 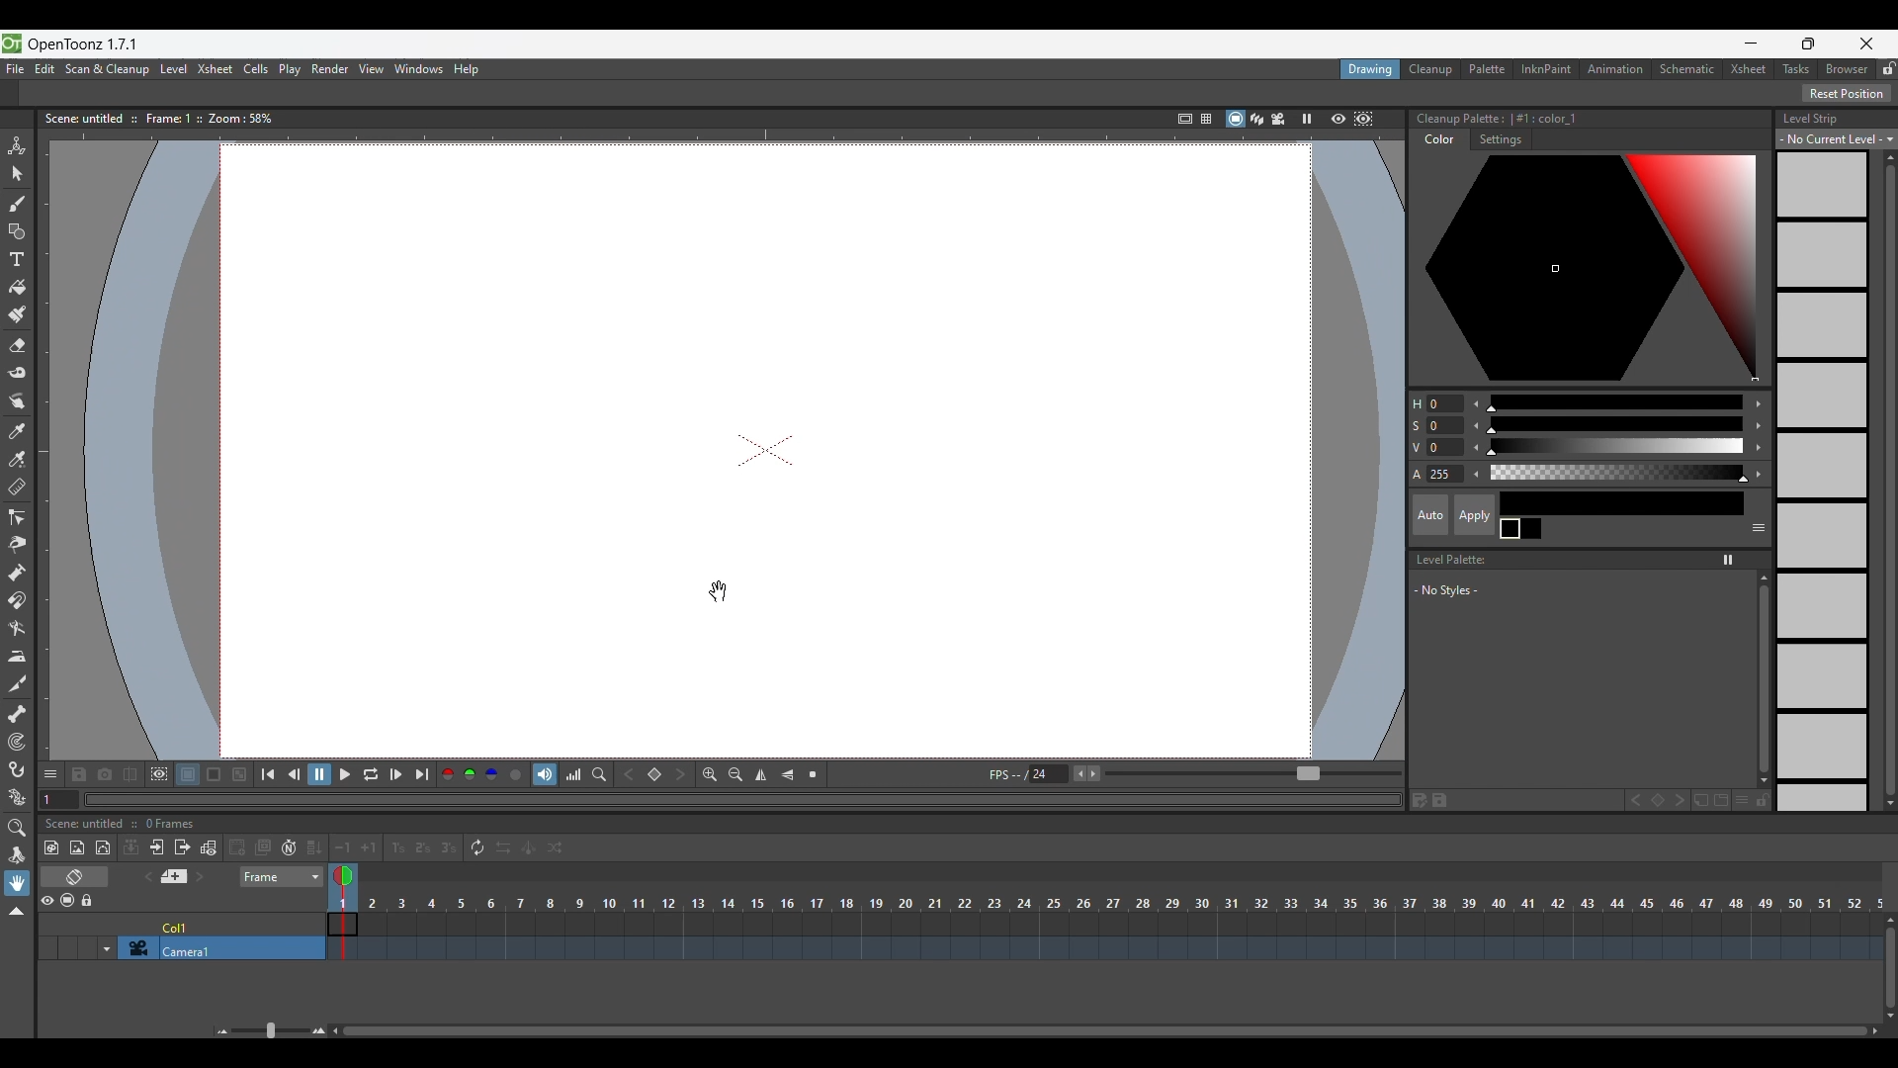 What do you see at coordinates (18, 460) in the screenshot?
I see `RGB picker tool` at bounding box center [18, 460].